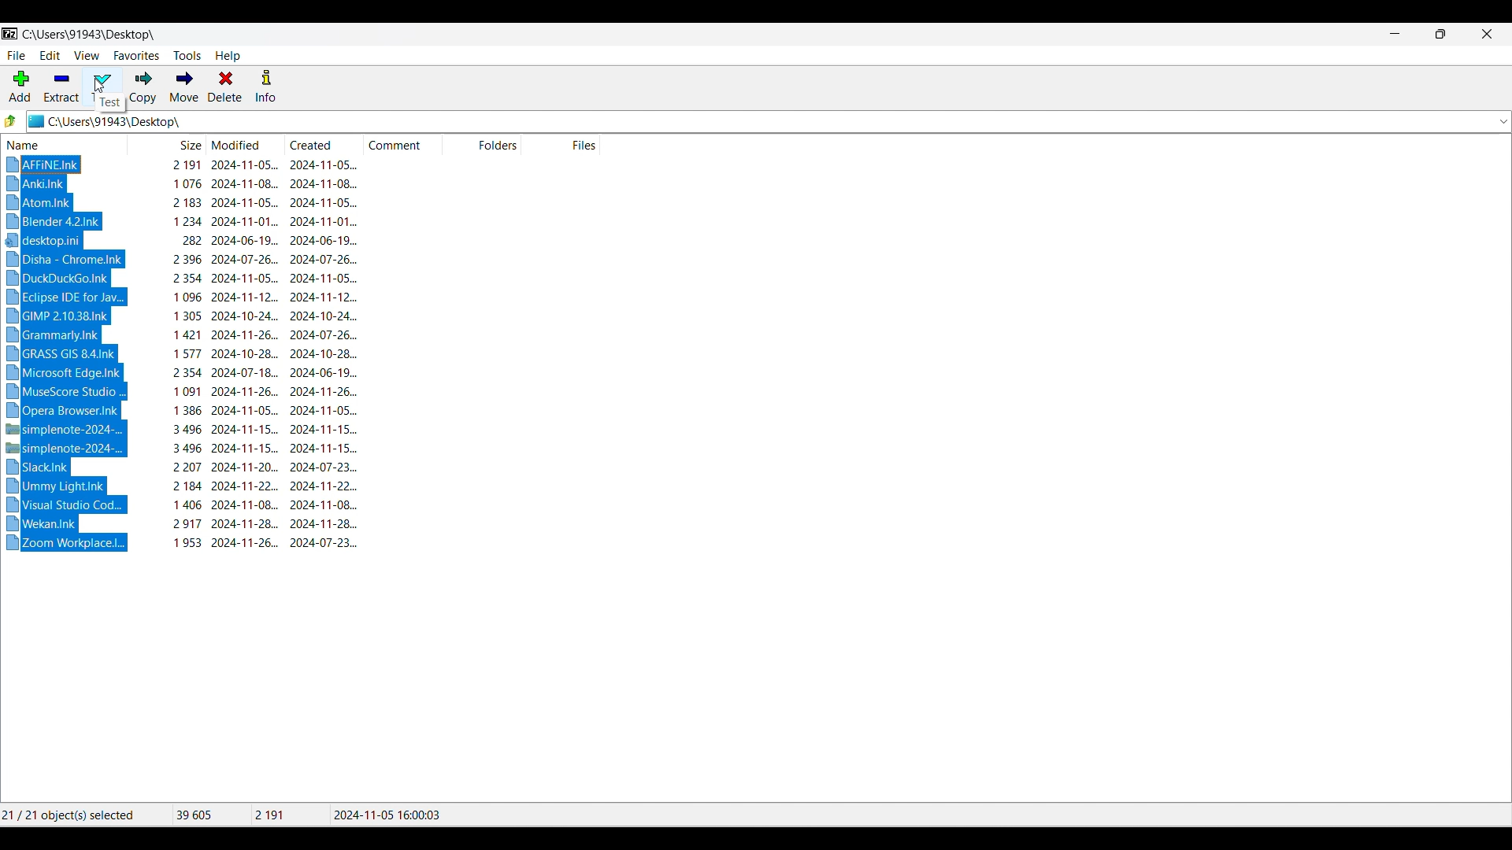 Image resolution: width=1512 pixels, height=850 pixels. Describe the element at coordinates (183, 86) in the screenshot. I see `Move` at that location.